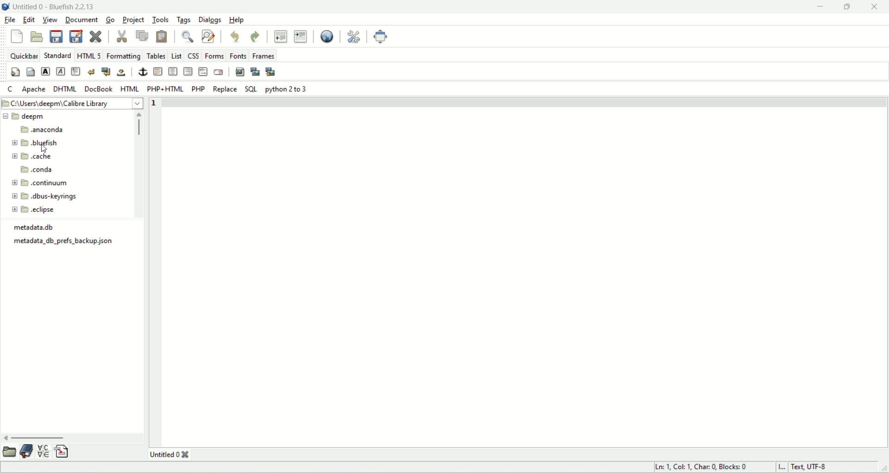 Image resolution: width=889 pixels, height=473 pixels. Describe the element at coordinates (82, 20) in the screenshot. I see `document` at that location.